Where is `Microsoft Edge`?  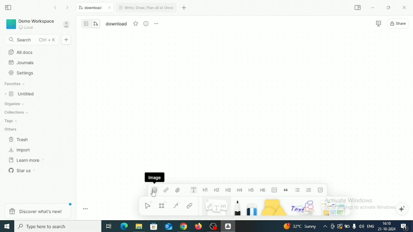
Microsoft Edge is located at coordinates (123, 227).